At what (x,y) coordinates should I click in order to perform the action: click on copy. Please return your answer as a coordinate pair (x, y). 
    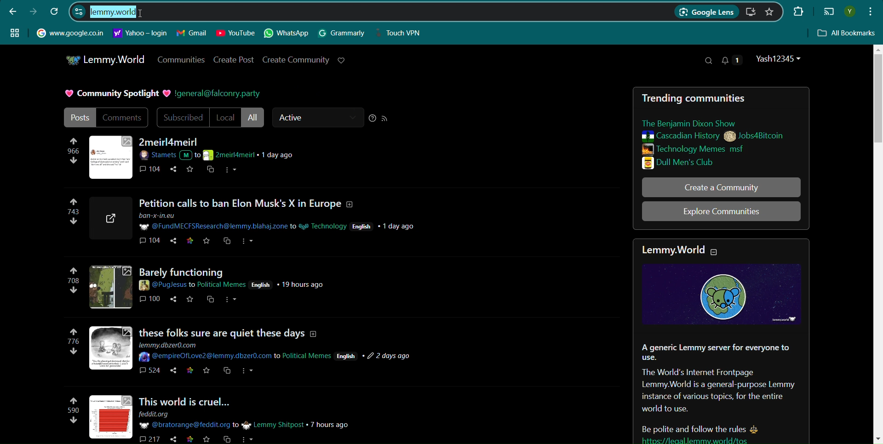
    Looking at the image, I should click on (225, 439).